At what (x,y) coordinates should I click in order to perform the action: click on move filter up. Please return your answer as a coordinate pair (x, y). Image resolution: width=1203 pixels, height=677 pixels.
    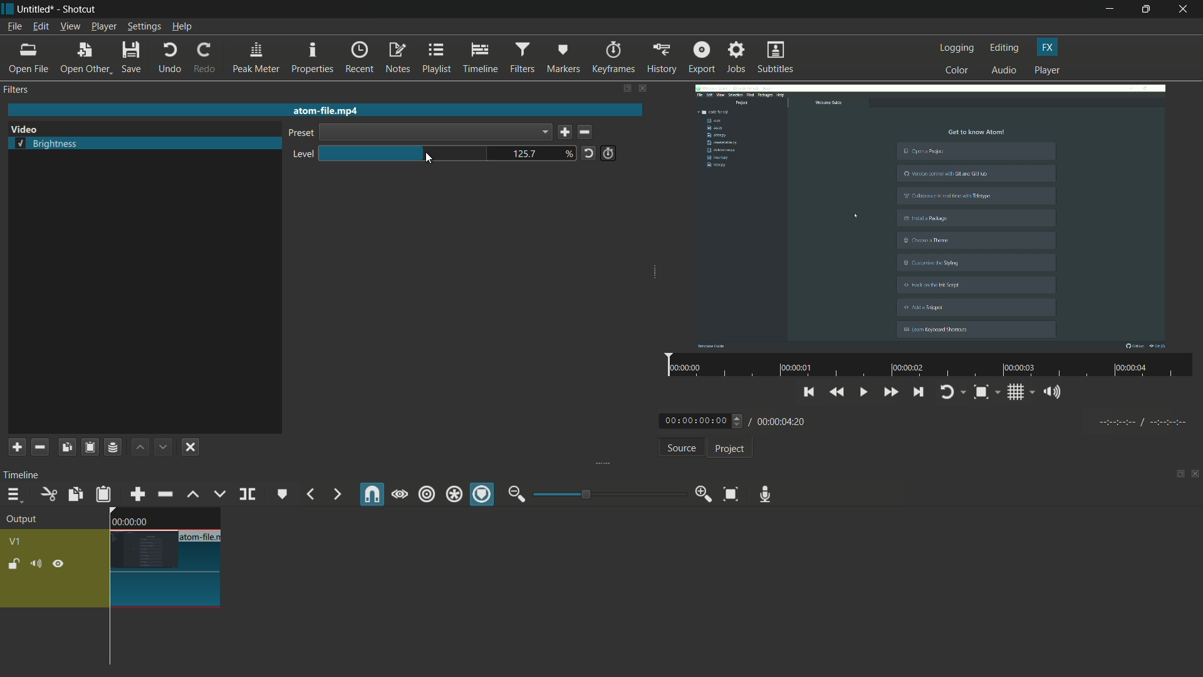
    Looking at the image, I should click on (140, 447).